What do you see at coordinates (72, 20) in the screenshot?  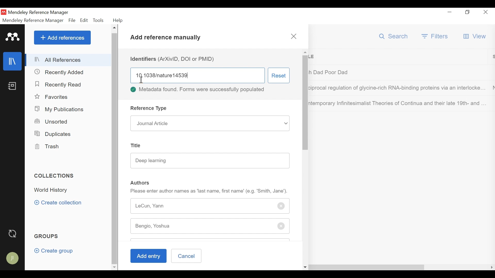 I see `File` at bounding box center [72, 20].